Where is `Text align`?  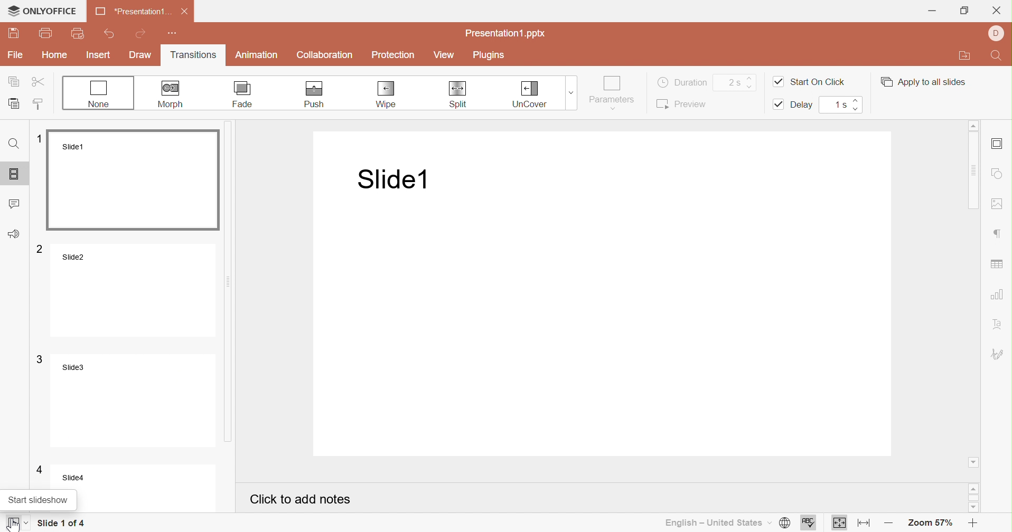 Text align is located at coordinates (999, 324).